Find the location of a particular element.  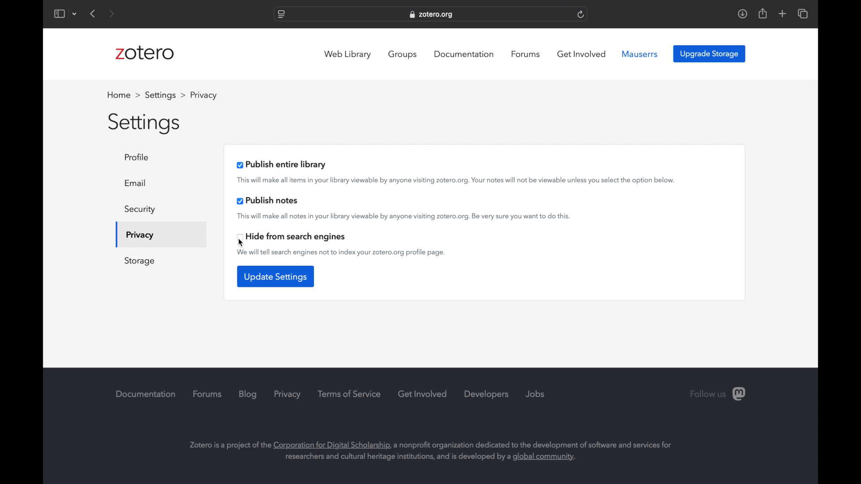

security is located at coordinates (140, 210).